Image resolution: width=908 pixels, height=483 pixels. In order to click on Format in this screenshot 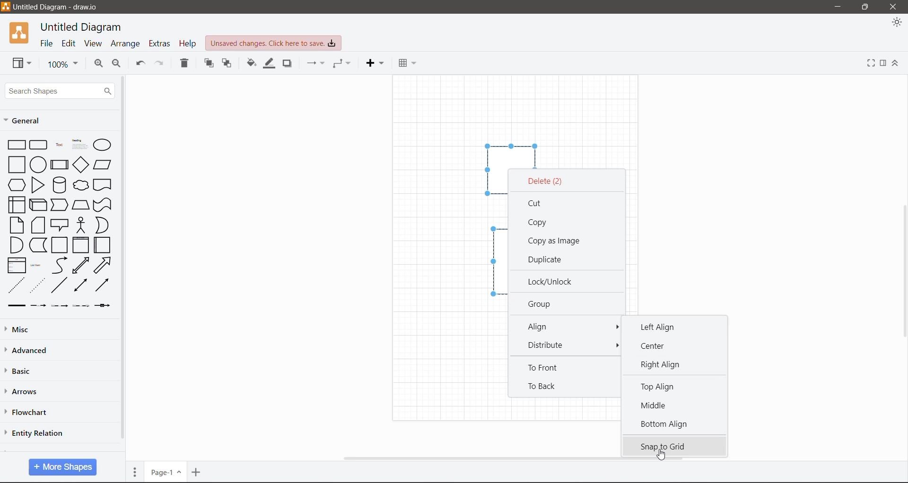, I will do `click(883, 64)`.